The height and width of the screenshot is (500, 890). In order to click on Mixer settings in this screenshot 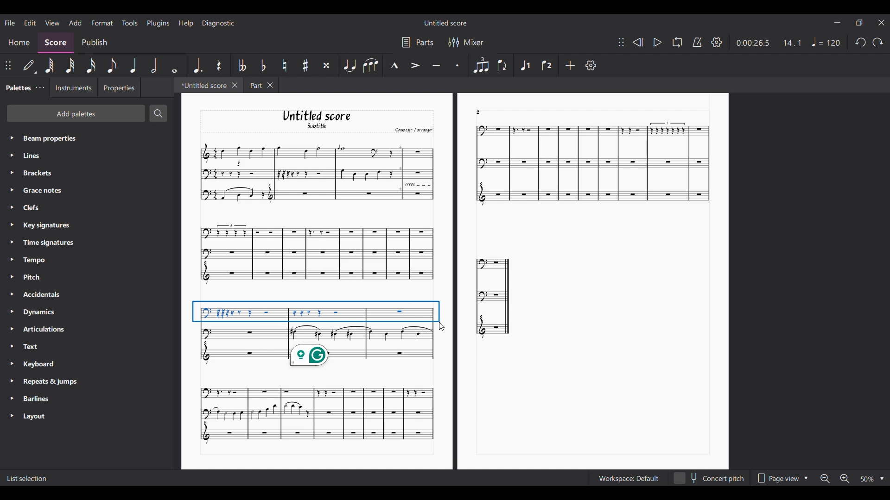, I will do `click(467, 42)`.